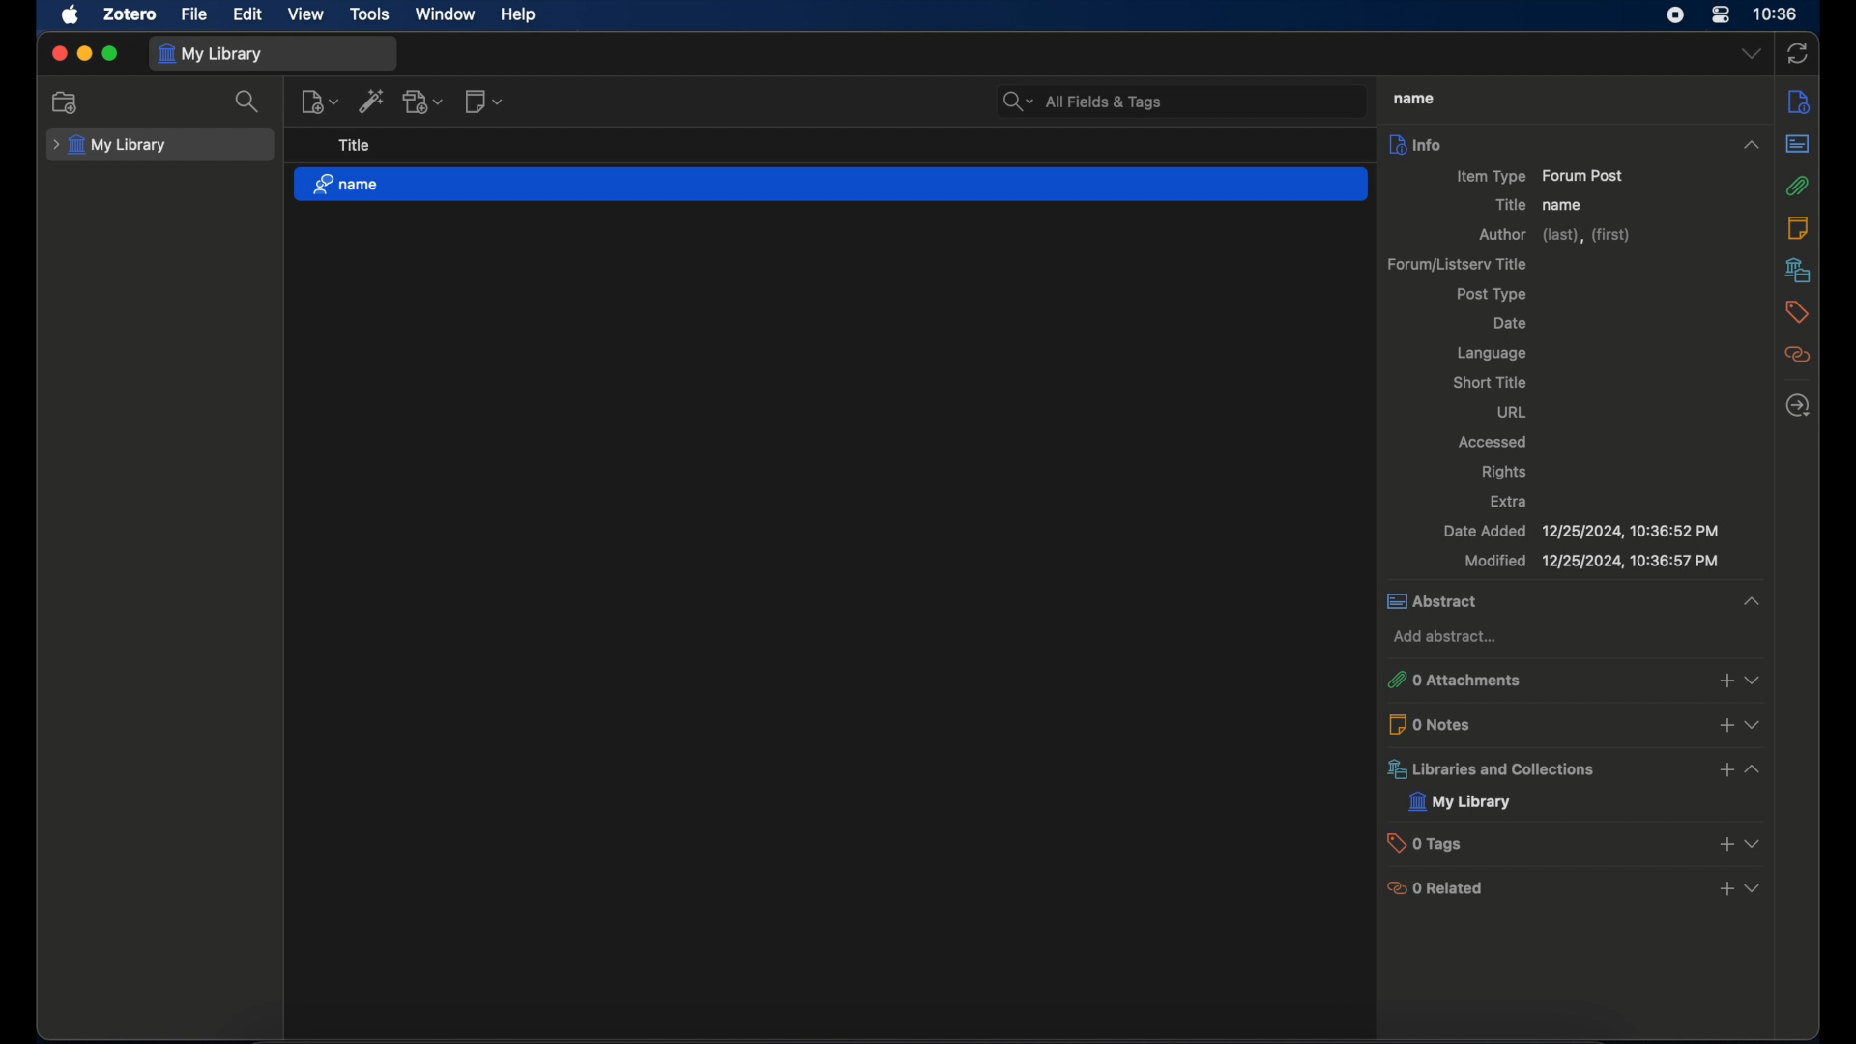  What do you see at coordinates (69, 14) in the screenshot?
I see `apple` at bounding box center [69, 14].